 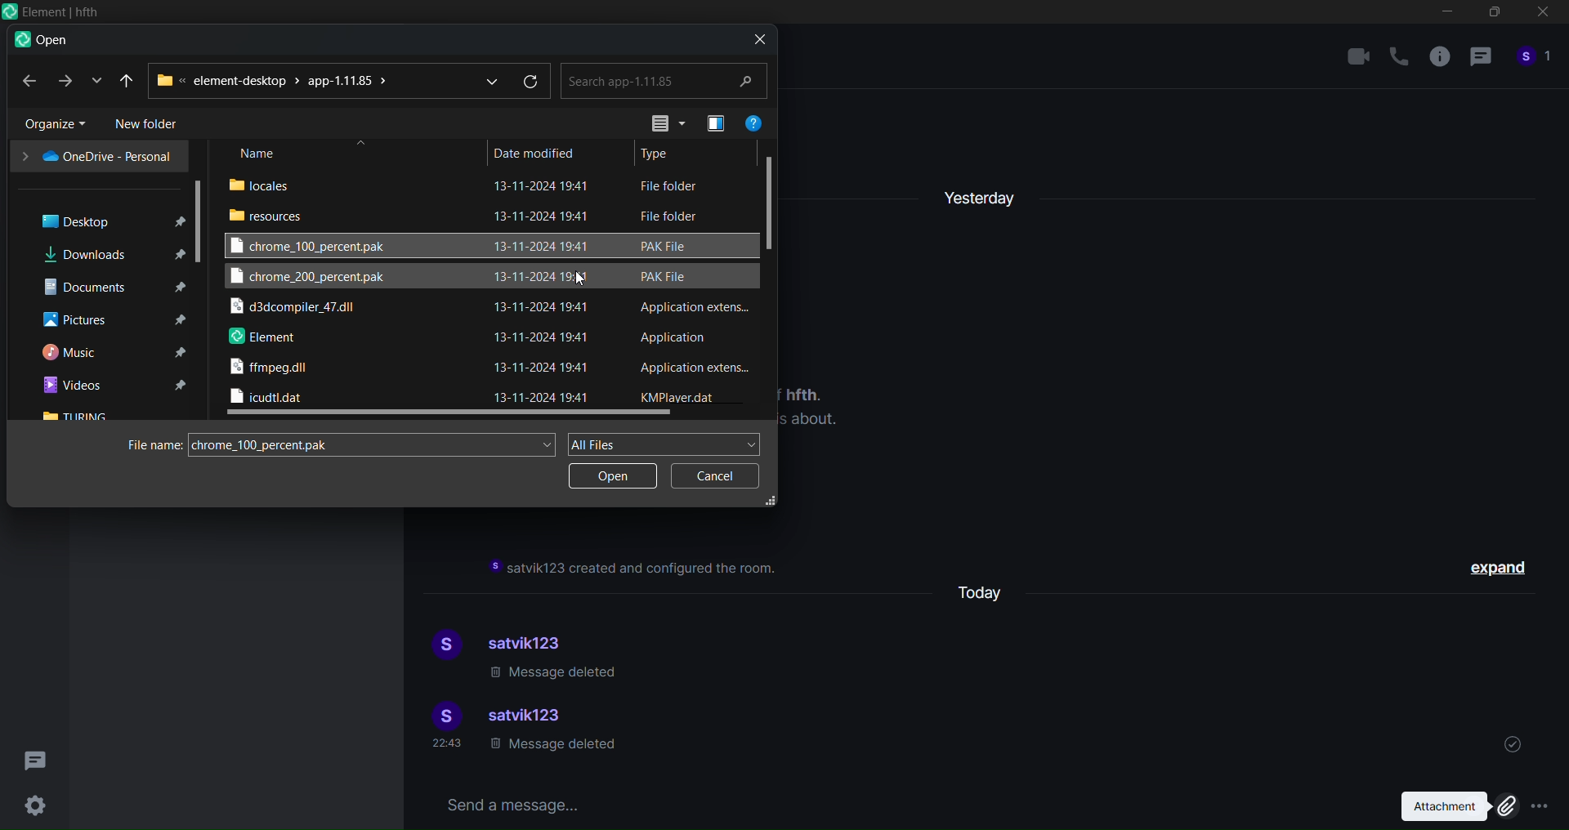 I want to click on videos, so click(x=113, y=386).